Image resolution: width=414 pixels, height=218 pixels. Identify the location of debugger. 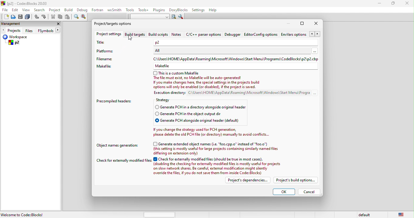
(233, 34).